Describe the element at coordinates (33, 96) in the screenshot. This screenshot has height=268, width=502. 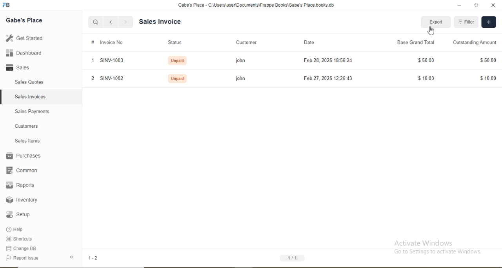
I see `Sales Invoices` at that location.